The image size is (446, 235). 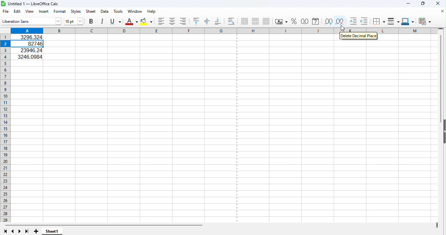 What do you see at coordinates (30, 50) in the screenshot?
I see `23946.24` at bounding box center [30, 50].